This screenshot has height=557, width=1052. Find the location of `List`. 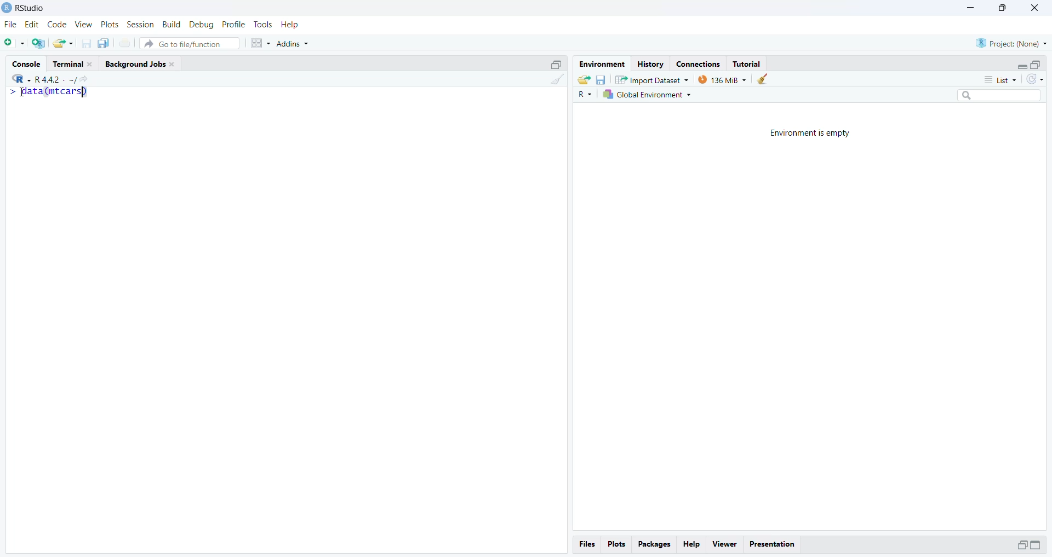

List is located at coordinates (1003, 80).